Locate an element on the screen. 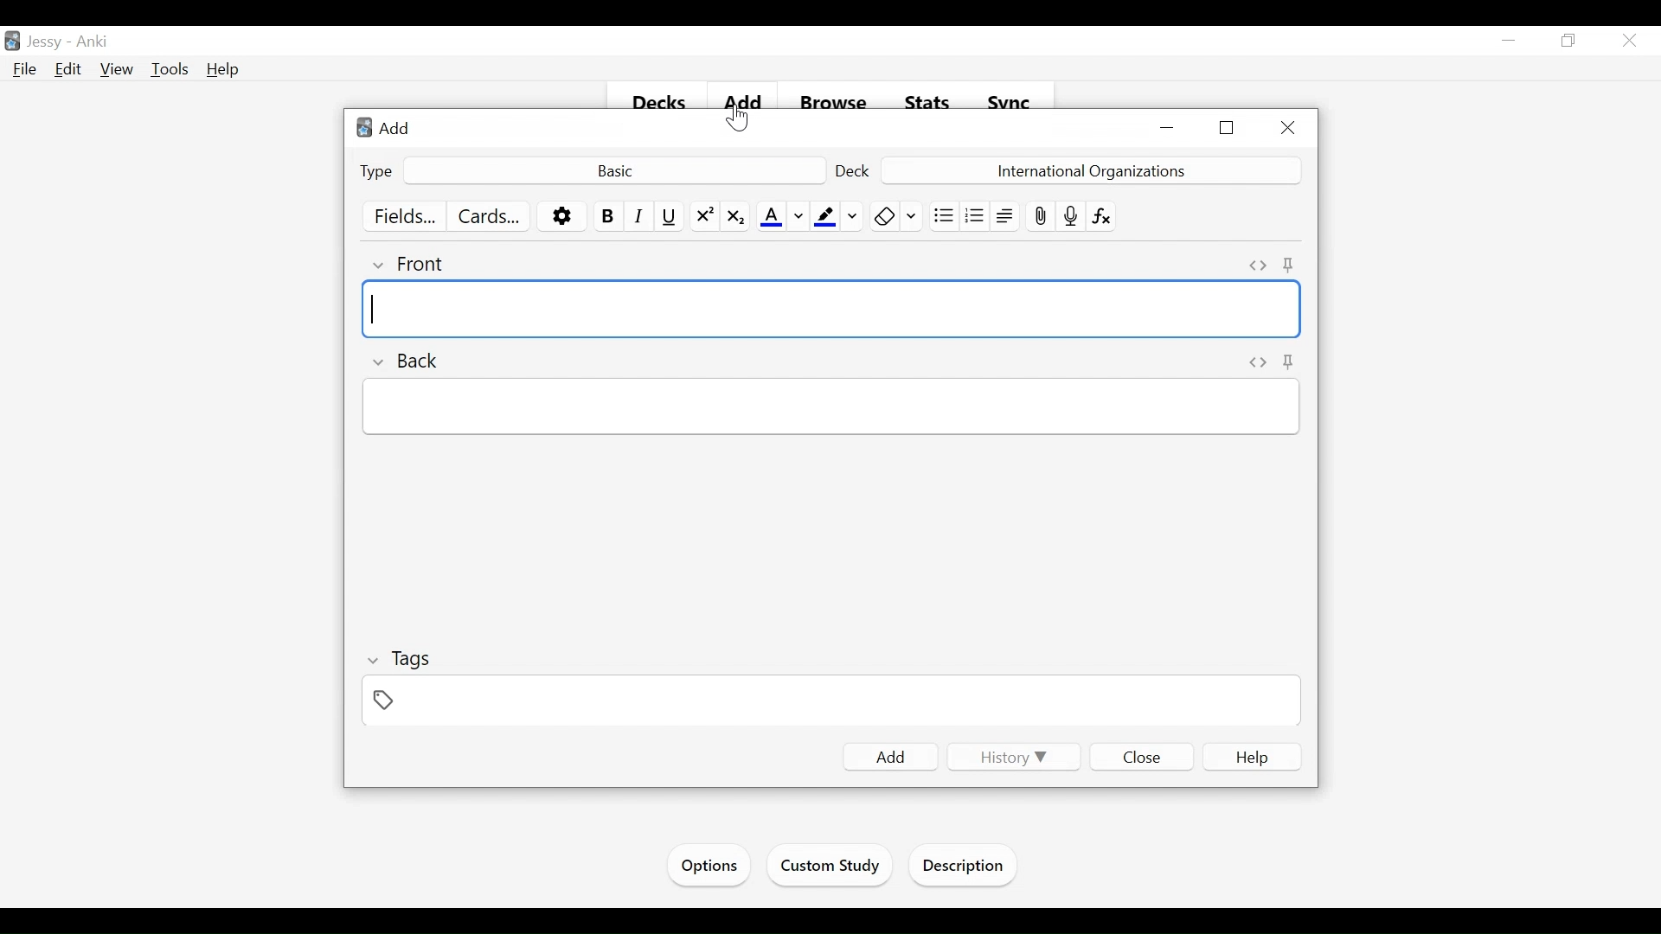 The width and height of the screenshot is (1661, 934). User Name is located at coordinates (44, 42).